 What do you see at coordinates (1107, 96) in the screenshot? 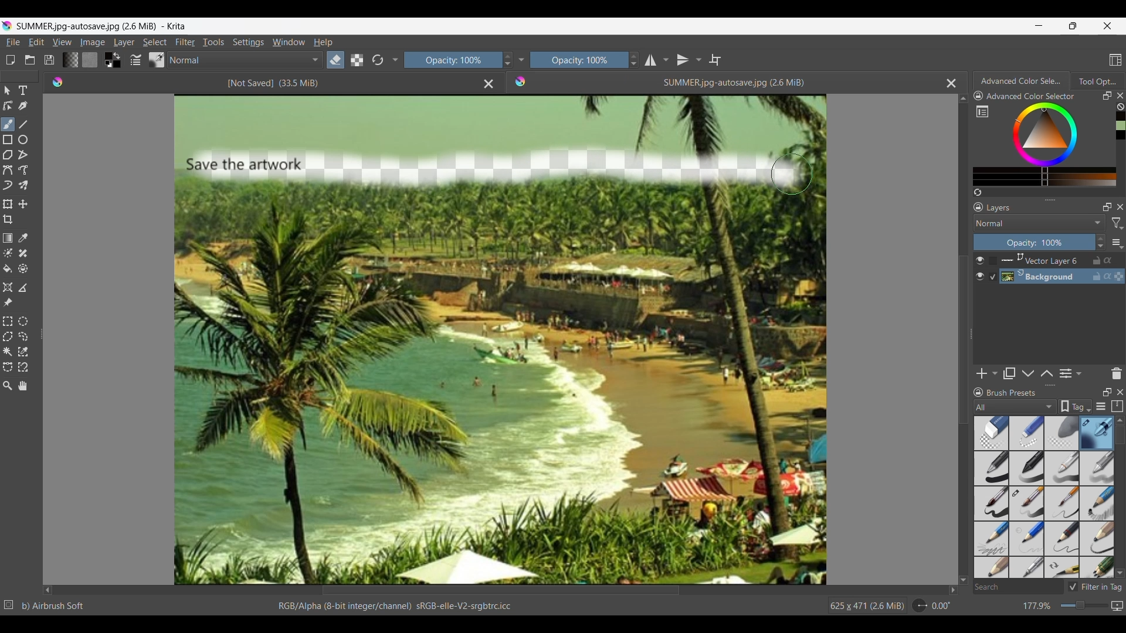
I see `Float panel` at bounding box center [1107, 96].